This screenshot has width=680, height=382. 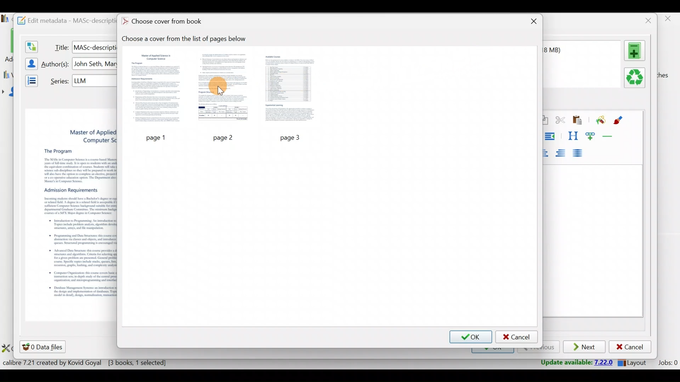 I want to click on Next, so click(x=585, y=347).